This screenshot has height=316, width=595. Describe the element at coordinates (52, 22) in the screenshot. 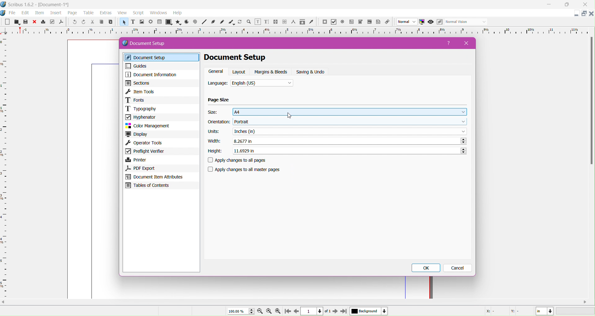

I see `preflight highlighter` at that location.